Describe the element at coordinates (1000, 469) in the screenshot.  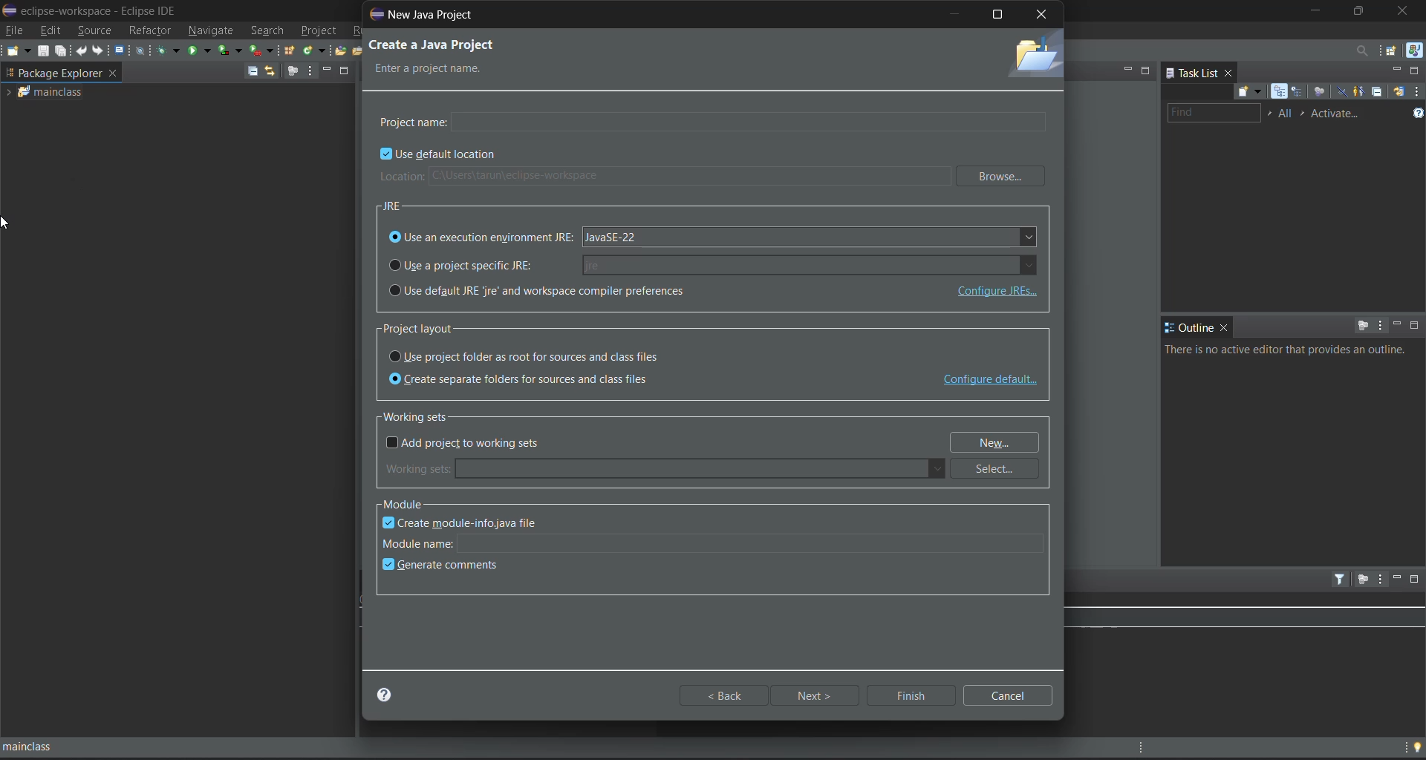
I see `select` at that location.